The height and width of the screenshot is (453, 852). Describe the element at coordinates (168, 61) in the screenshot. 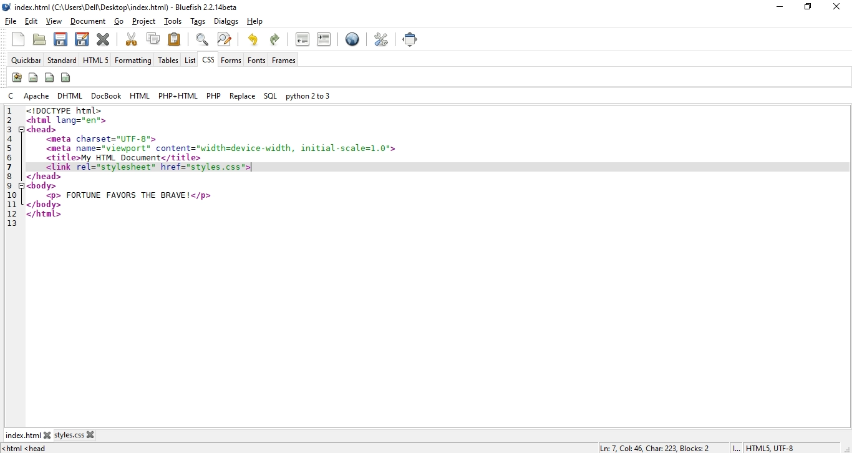

I see `tables` at that location.